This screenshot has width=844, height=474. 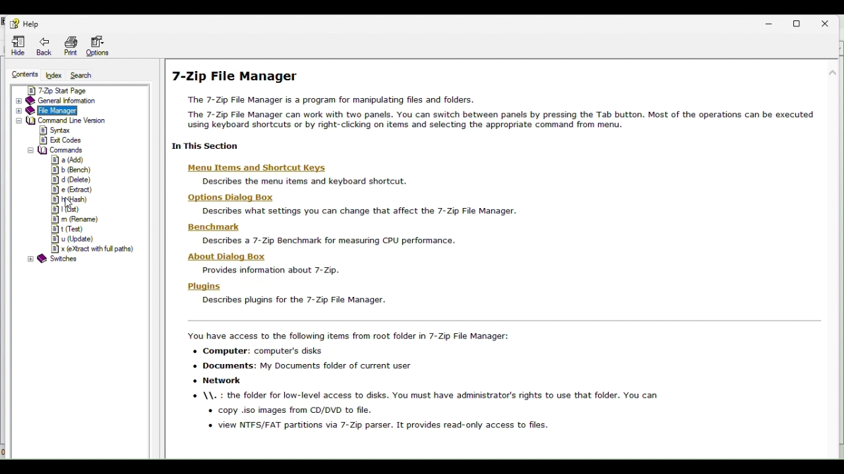 What do you see at coordinates (92, 250) in the screenshot?
I see `e(extract with full path)` at bounding box center [92, 250].